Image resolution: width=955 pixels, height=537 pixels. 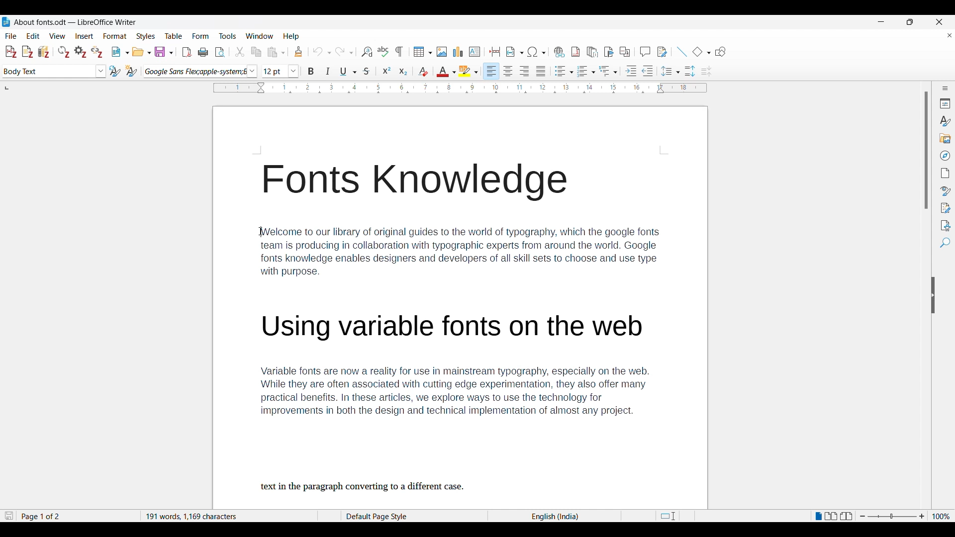 I want to click on Software logo, so click(x=6, y=22).